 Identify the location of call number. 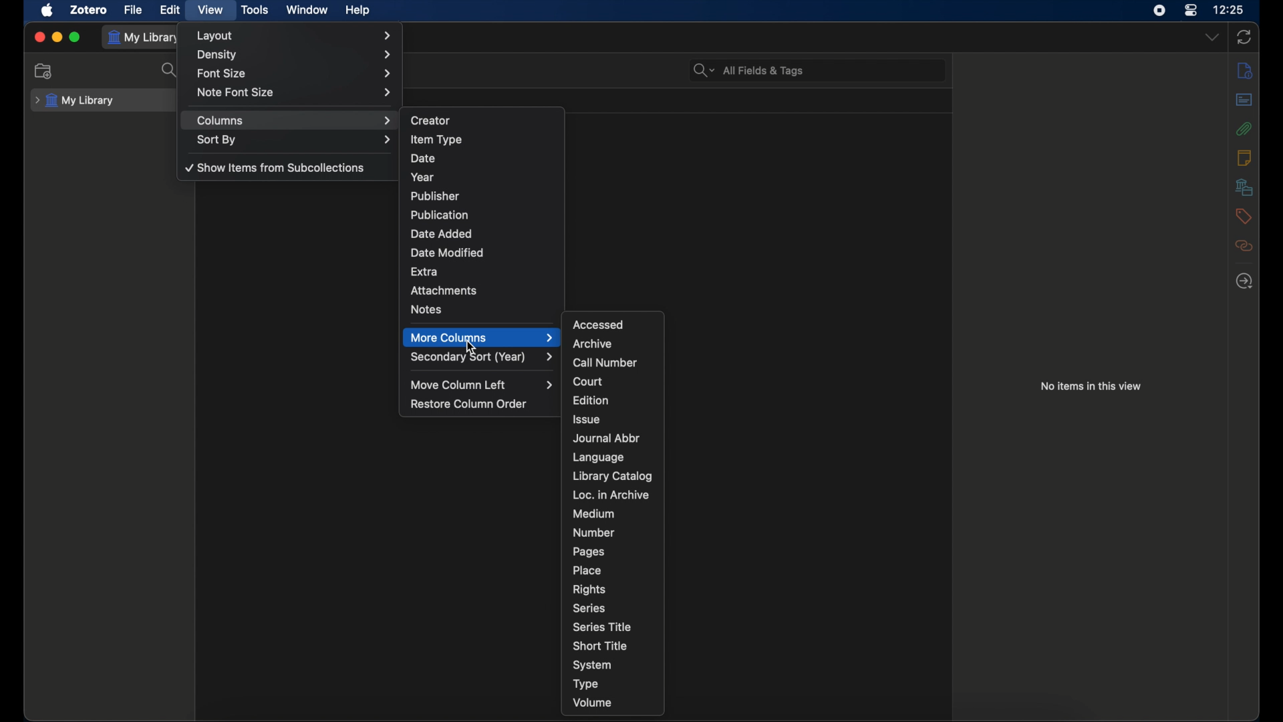
(607, 363).